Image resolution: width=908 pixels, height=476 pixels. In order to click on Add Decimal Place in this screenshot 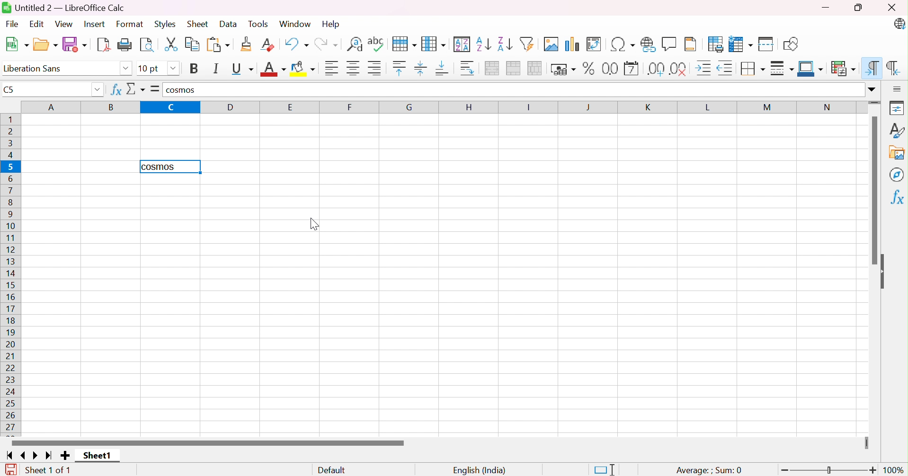, I will do `click(657, 69)`.